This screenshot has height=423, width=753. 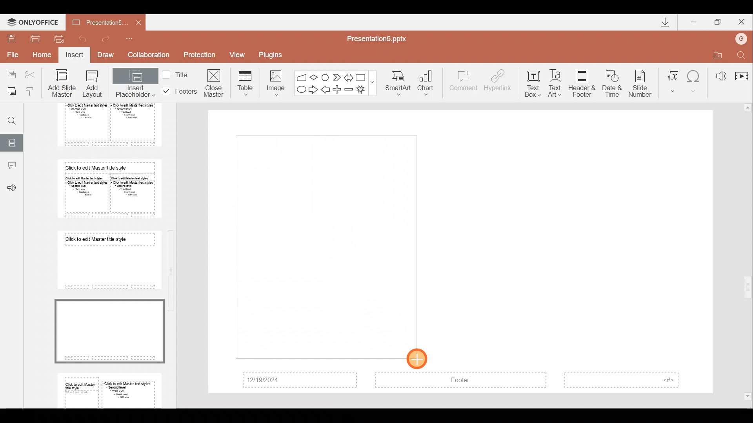 I want to click on Minus, so click(x=349, y=89).